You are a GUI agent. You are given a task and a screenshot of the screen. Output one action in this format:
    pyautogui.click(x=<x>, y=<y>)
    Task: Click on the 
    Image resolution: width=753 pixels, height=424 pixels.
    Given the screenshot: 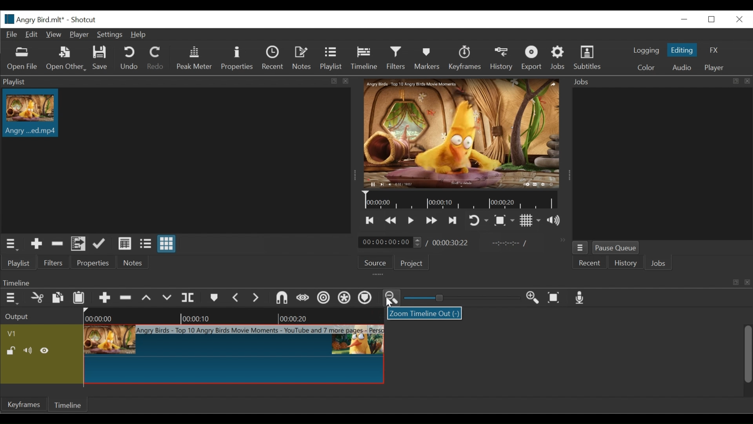 What is the action you would take?
    pyautogui.click(x=740, y=20)
    